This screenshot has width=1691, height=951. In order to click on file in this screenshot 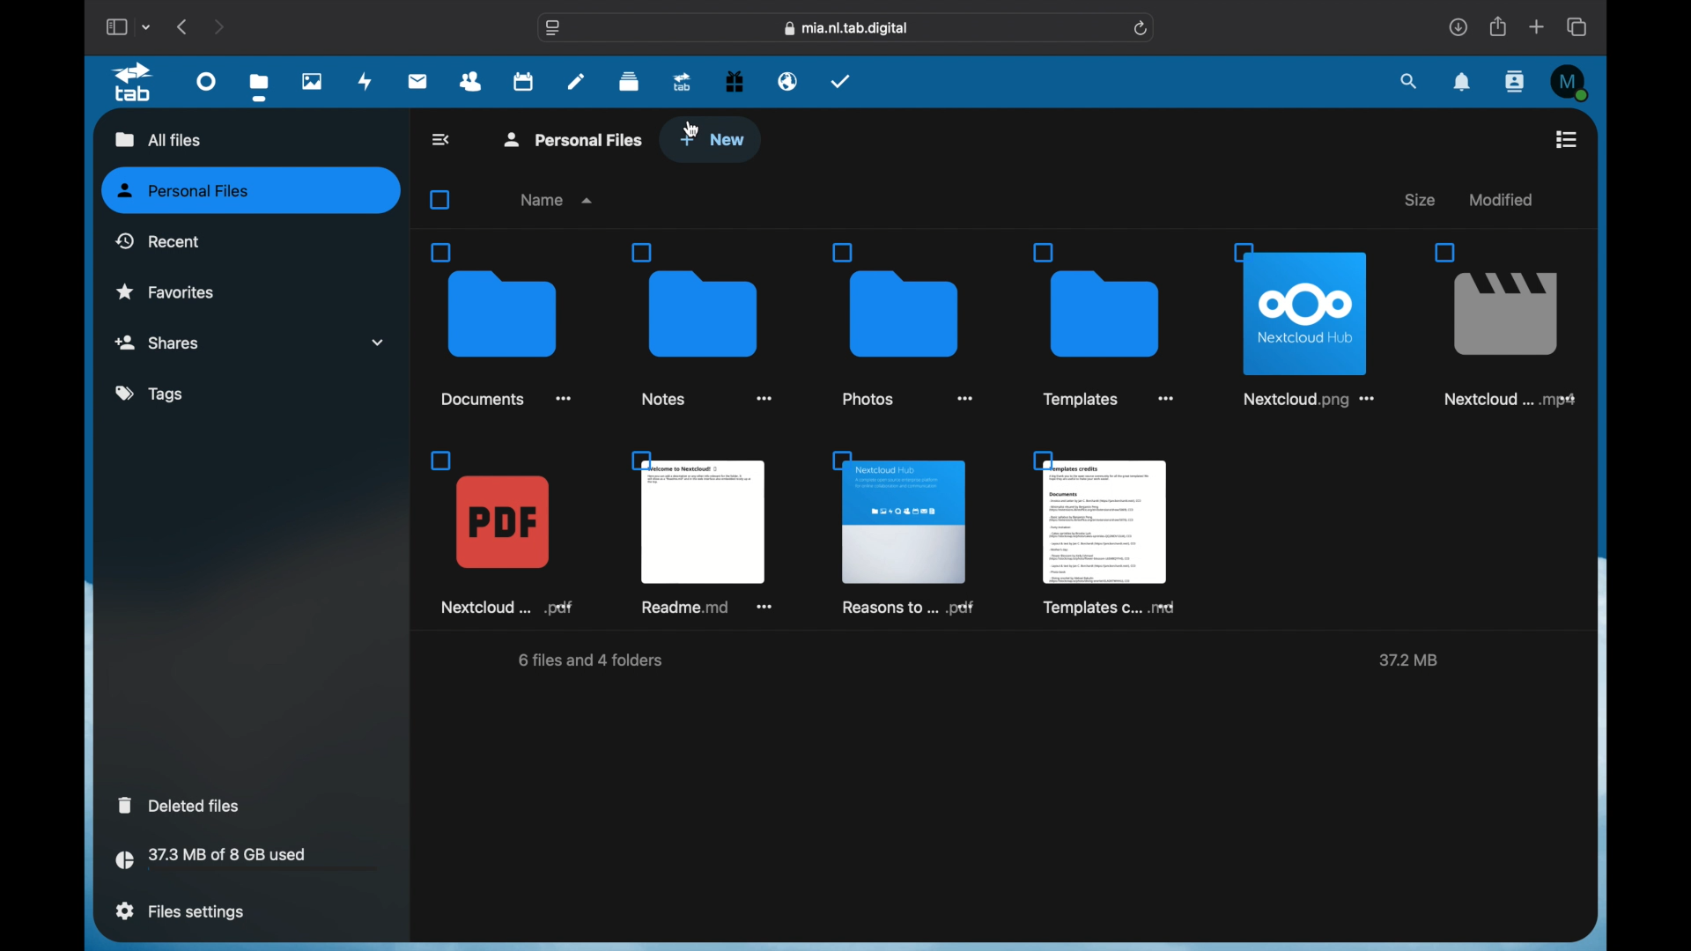, I will do `click(903, 533)`.